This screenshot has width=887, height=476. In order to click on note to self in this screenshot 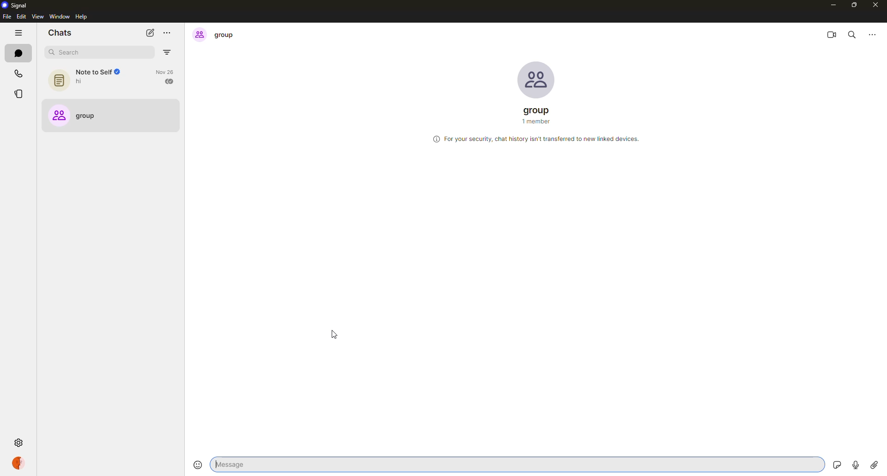, I will do `click(112, 79)`.